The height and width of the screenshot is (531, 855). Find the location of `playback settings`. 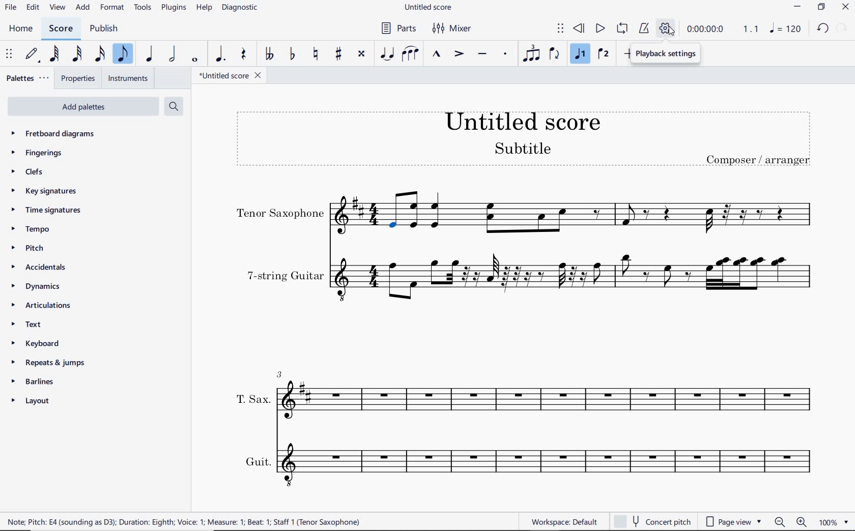

playback settings is located at coordinates (668, 54).